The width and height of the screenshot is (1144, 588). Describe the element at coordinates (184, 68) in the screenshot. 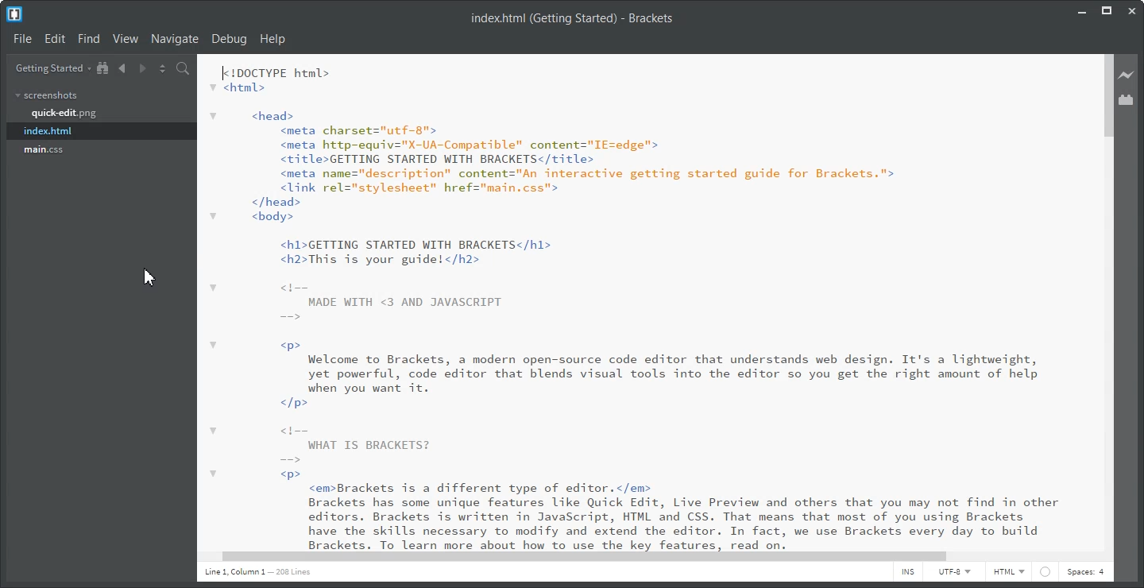

I see `Find in Files` at that location.